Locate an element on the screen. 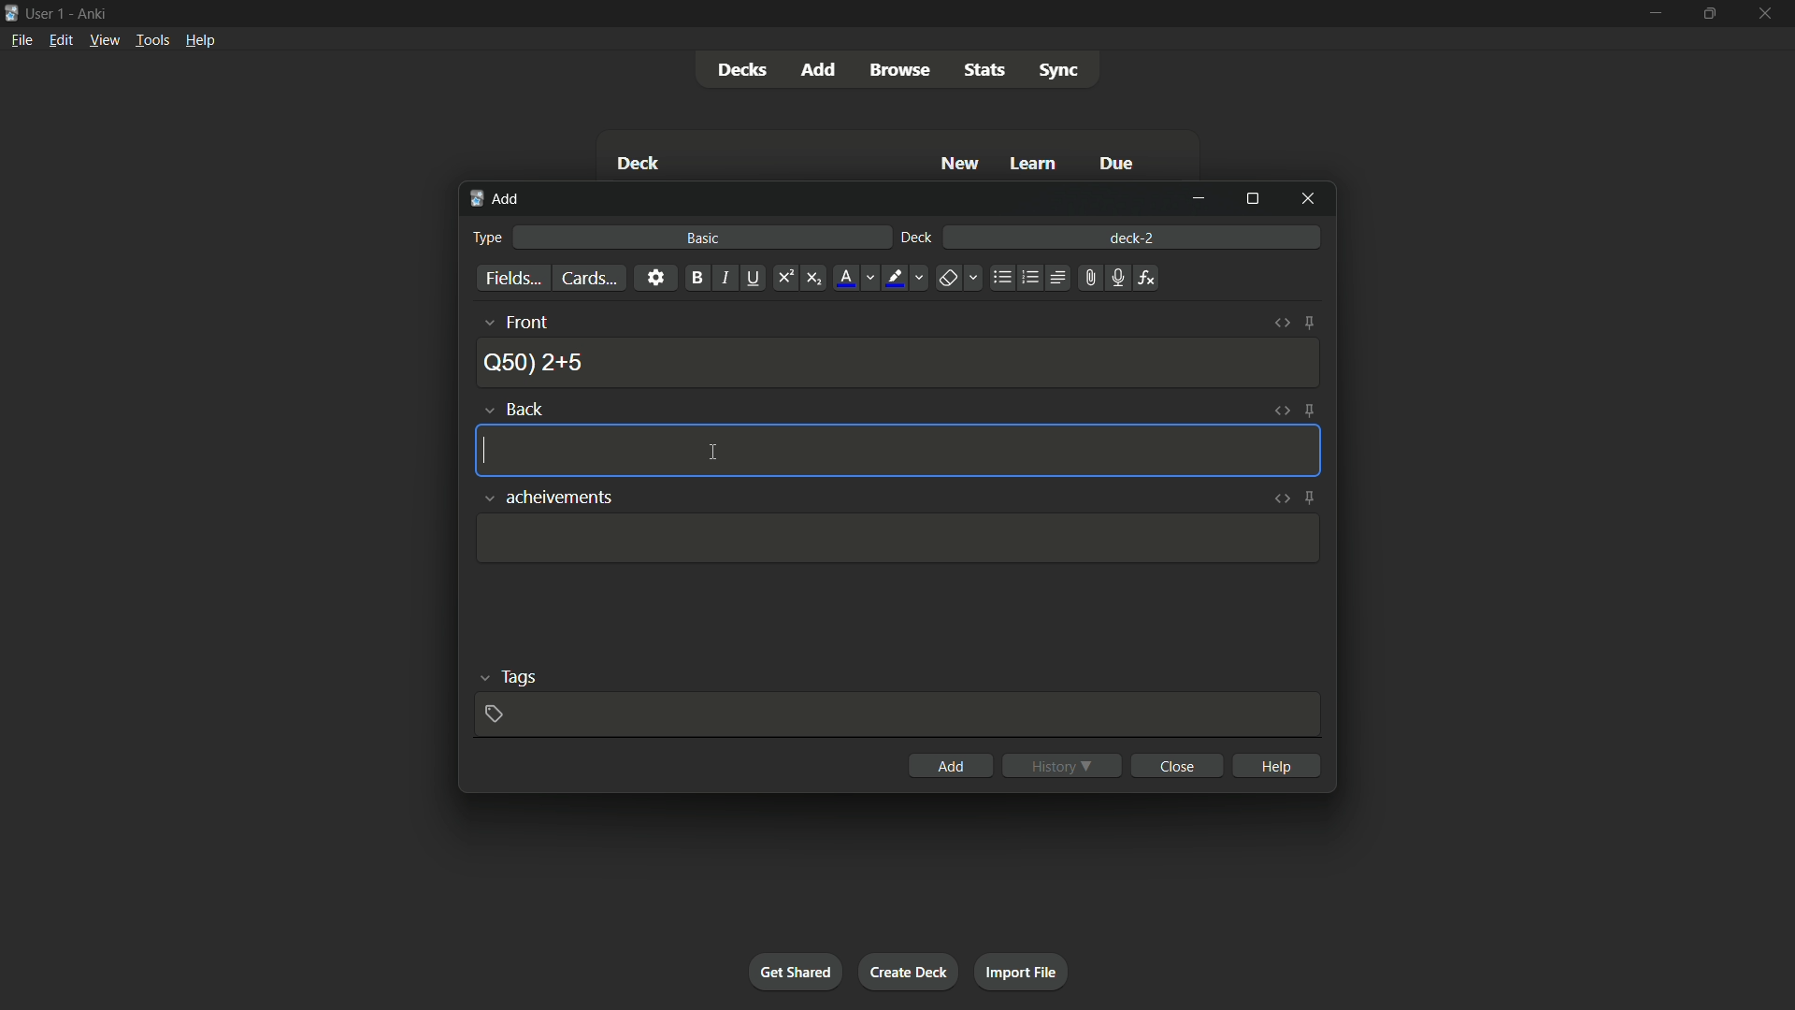 This screenshot has height=1010, width=1795. cursor is located at coordinates (485, 449).